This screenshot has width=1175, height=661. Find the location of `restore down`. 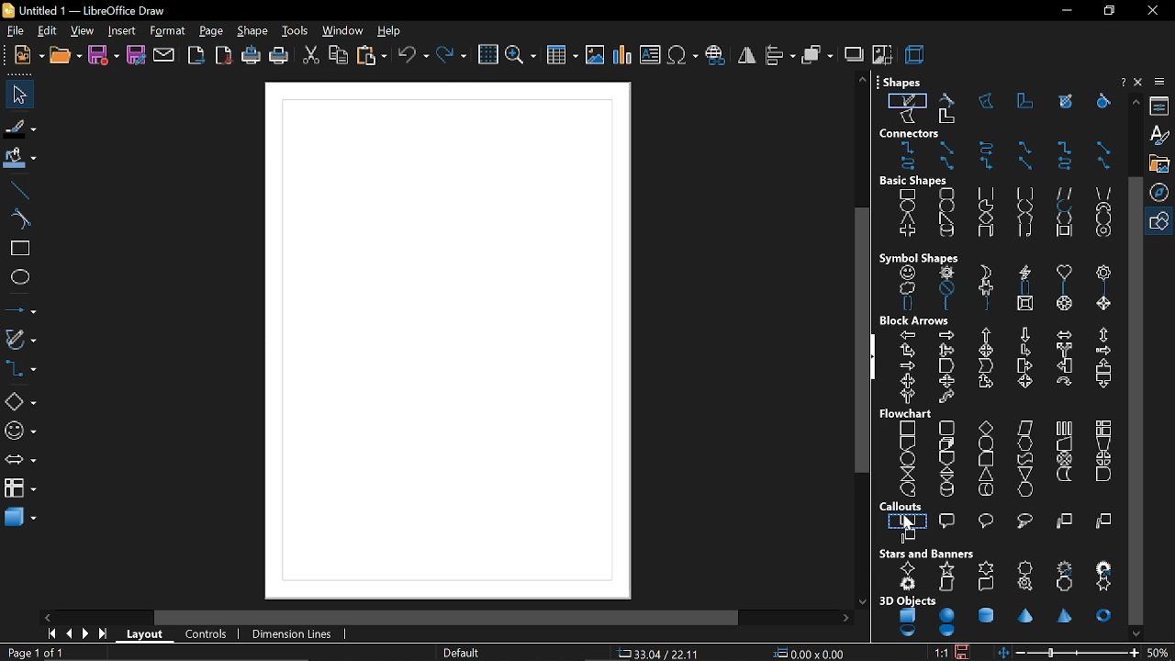

restore down is located at coordinates (1107, 11).